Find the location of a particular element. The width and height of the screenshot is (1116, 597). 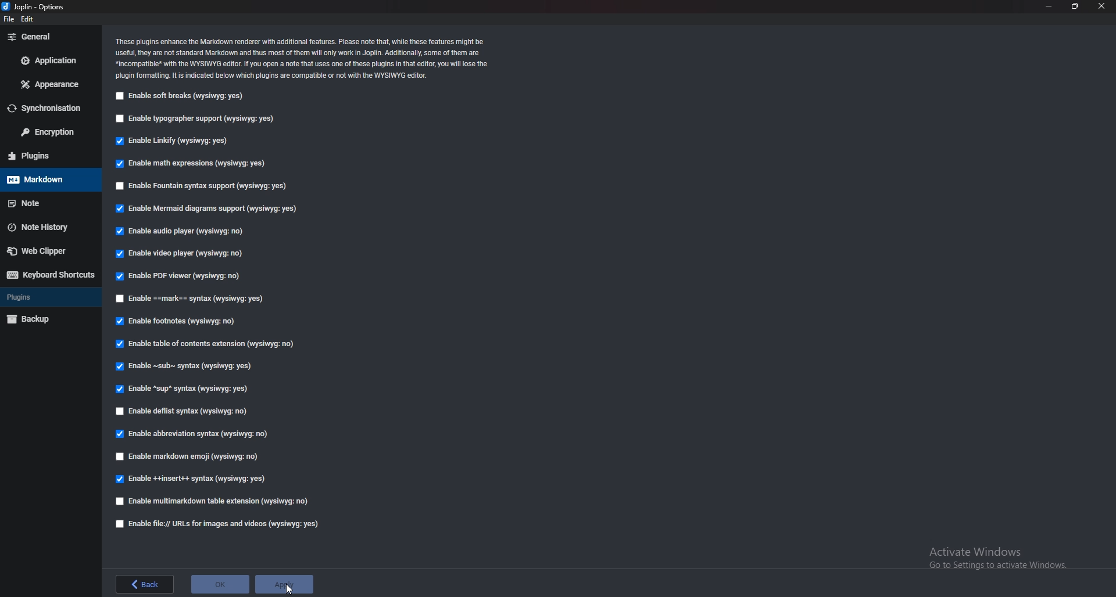

cursor is located at coordinates (287, 589).